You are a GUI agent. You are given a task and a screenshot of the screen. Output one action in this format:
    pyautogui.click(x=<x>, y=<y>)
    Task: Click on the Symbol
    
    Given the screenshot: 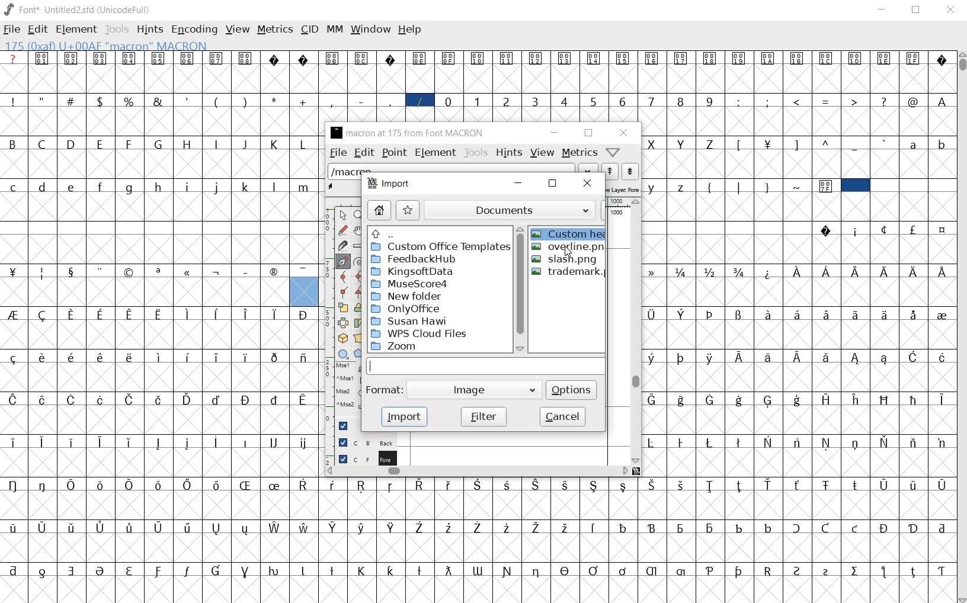 What is the action you would take?
    pyautogui.click(x=739, y=526)
    